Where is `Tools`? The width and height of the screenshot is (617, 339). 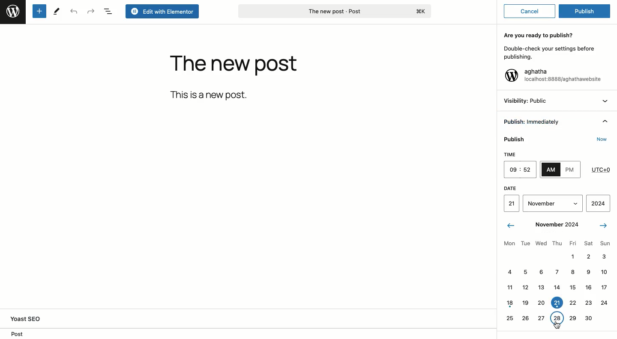
Tools is located at coordinates (57, 11).